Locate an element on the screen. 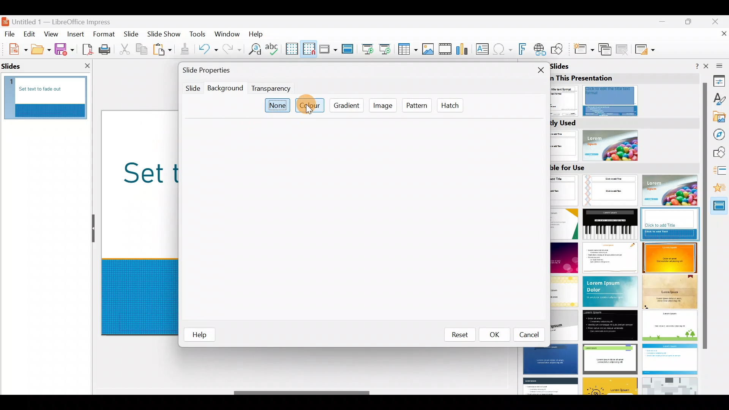 This screenshot has height=410, width=729. Snap to grid is located at coordinates (308, 49).